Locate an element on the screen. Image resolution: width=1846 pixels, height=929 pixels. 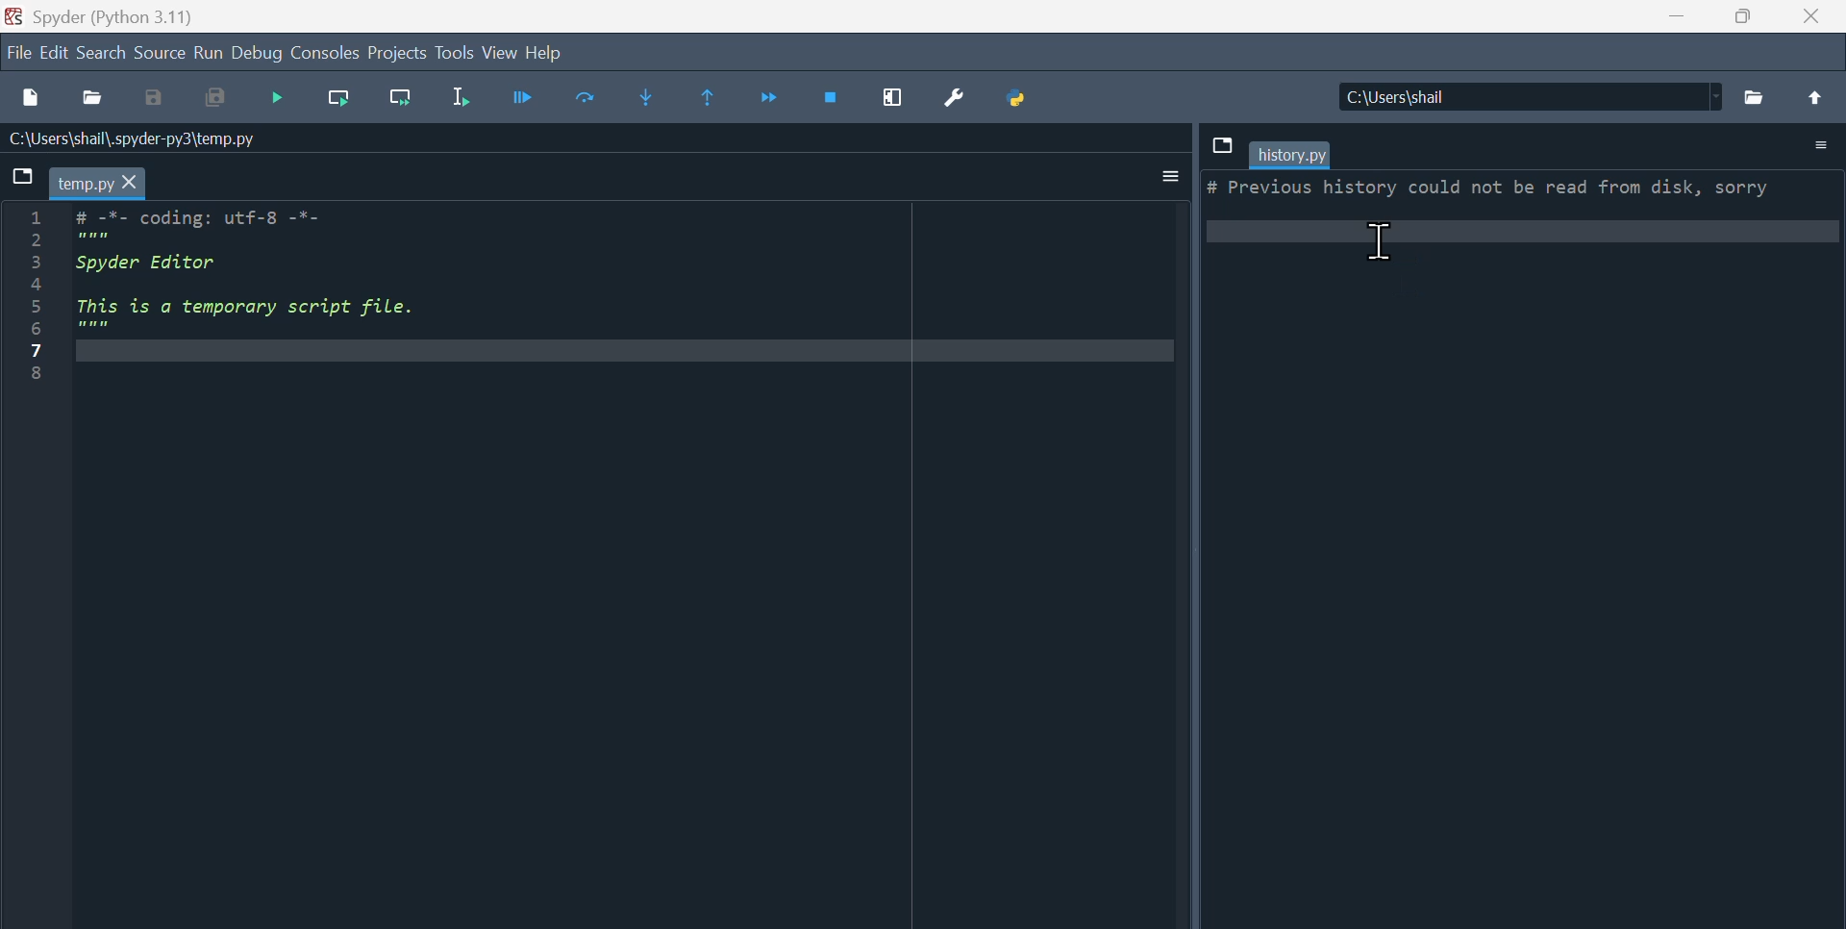
Debug file is located at coordinates (530, 96).